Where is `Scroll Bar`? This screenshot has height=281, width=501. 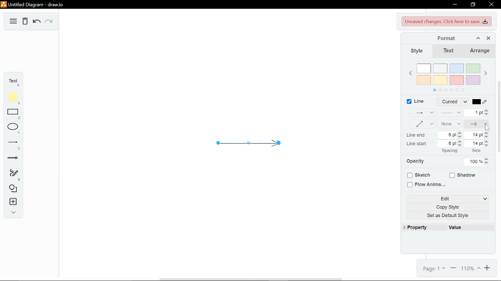
Scroll Bar is located at coordinates (252, 277).